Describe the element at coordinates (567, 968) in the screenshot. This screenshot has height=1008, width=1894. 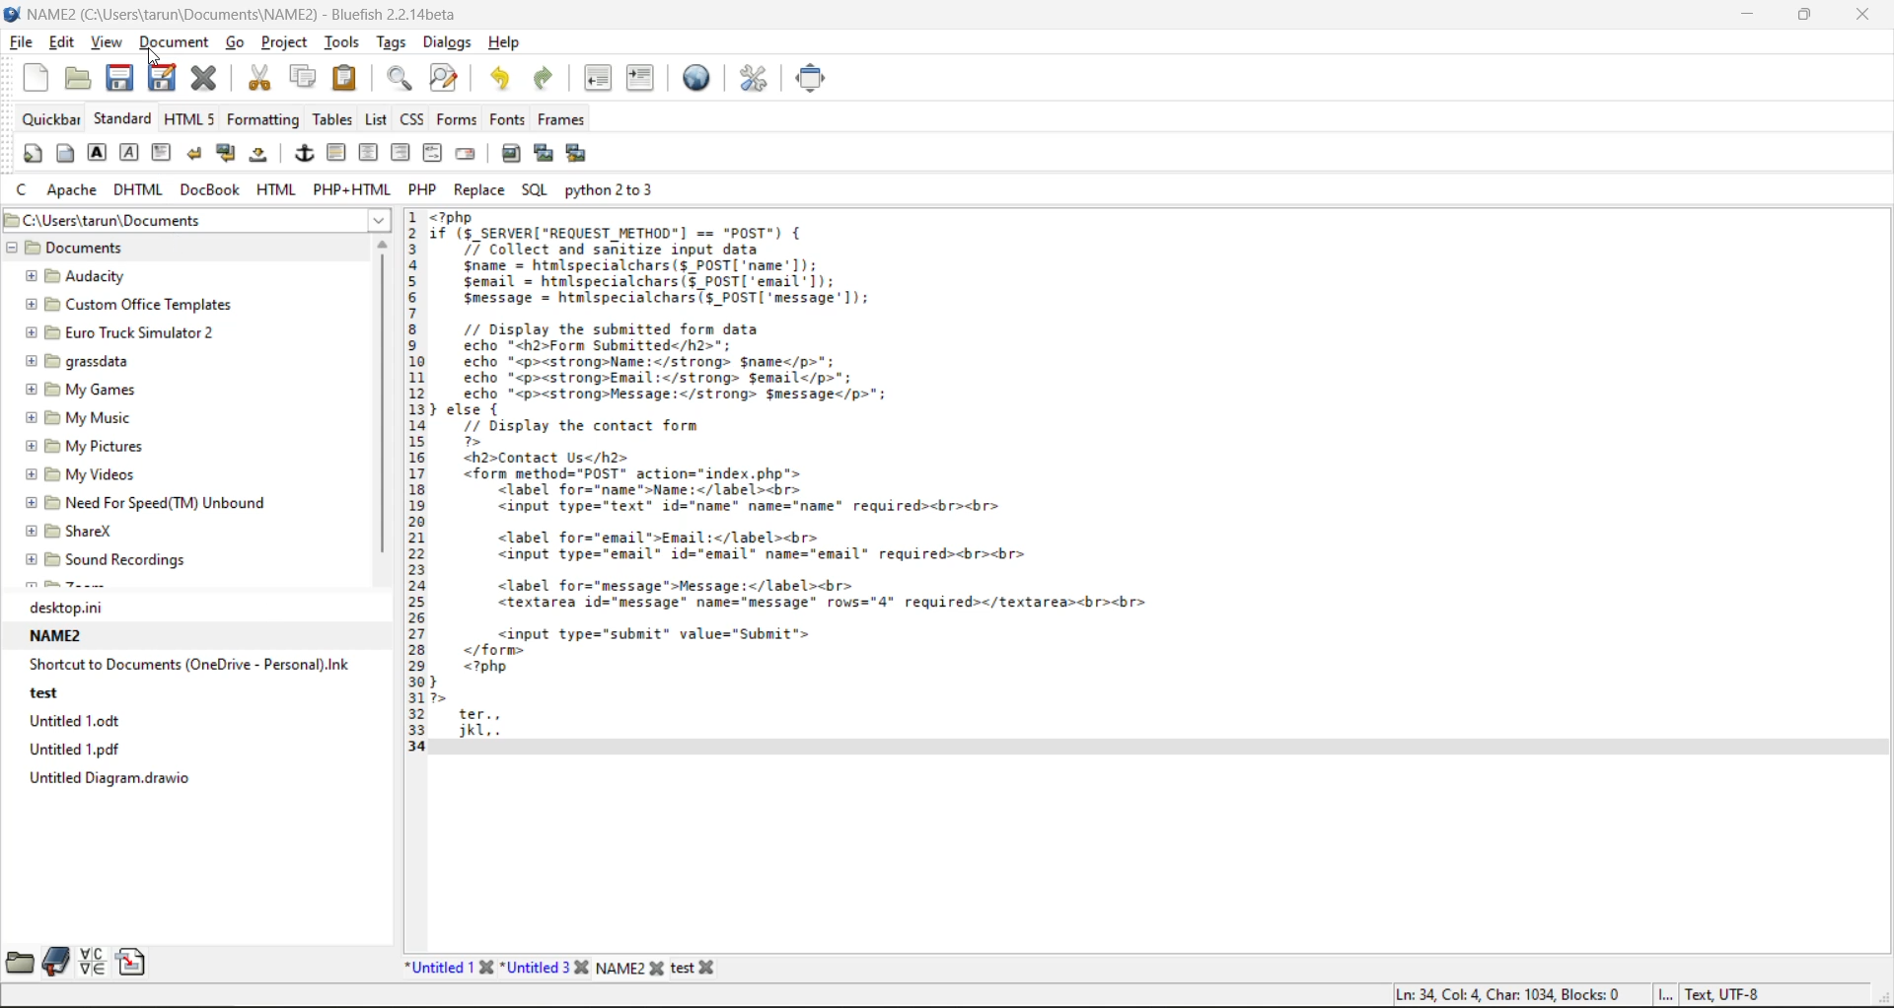
I see `file names` at that location.